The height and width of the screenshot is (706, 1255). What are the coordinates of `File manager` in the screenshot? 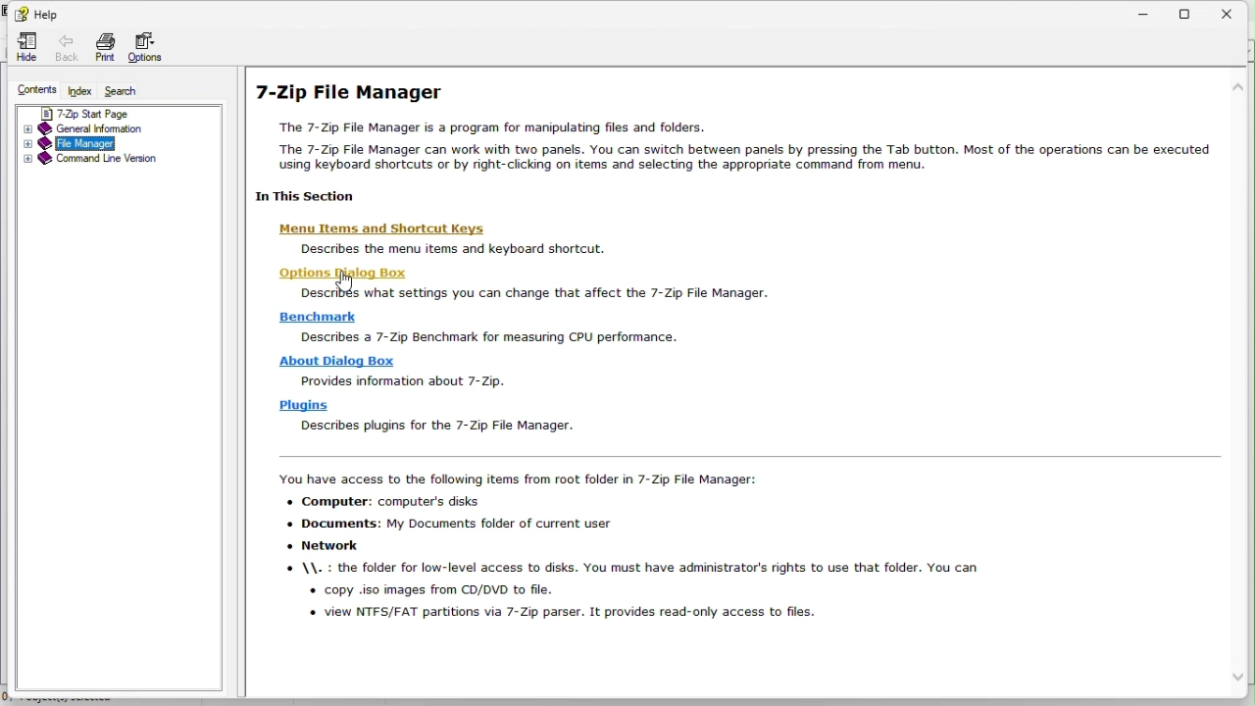 It's located at (75, 144).